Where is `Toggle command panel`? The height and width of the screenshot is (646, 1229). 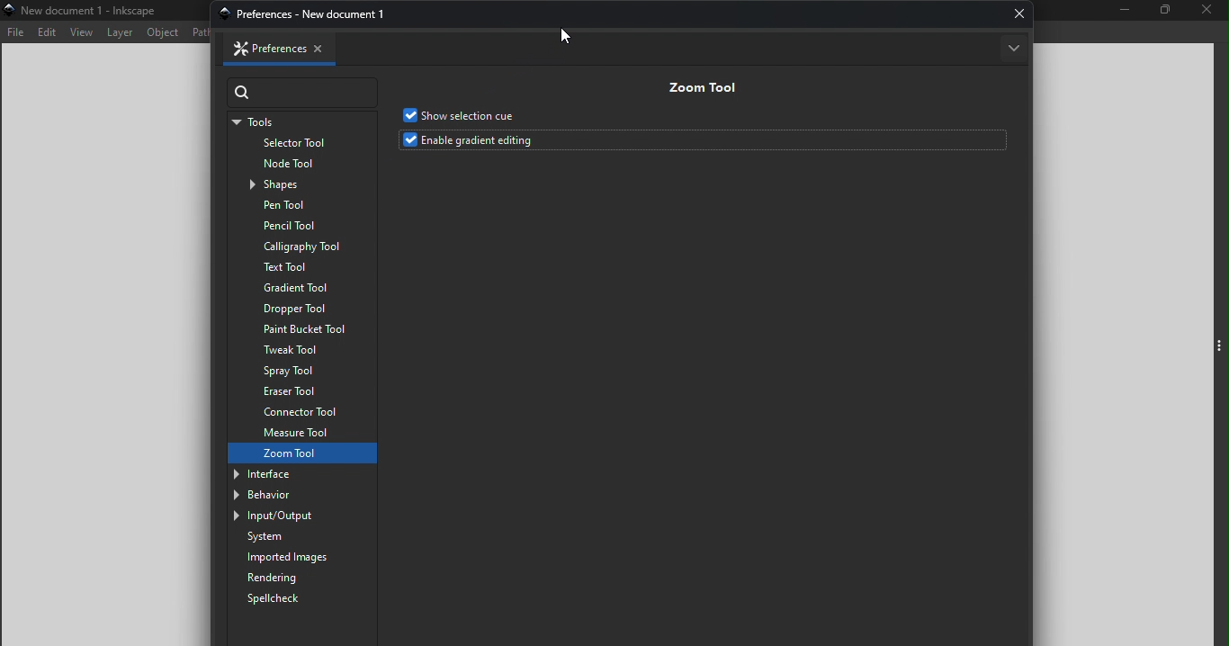 Toggle command panel is located at coordinates (1219, 345).